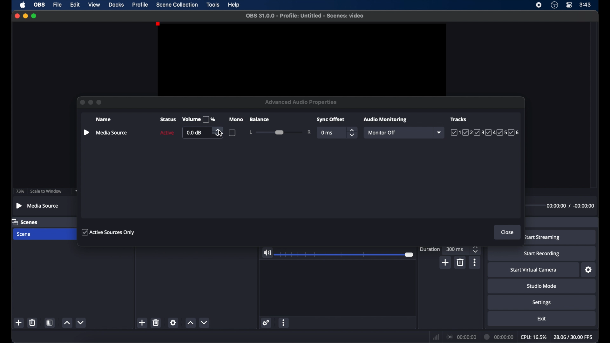 The width and height of the screenshot is (610, 343). What do you see at coordinates (542, 254) in the screenshot?
I see `start recording` at bounding box center [542, 254].